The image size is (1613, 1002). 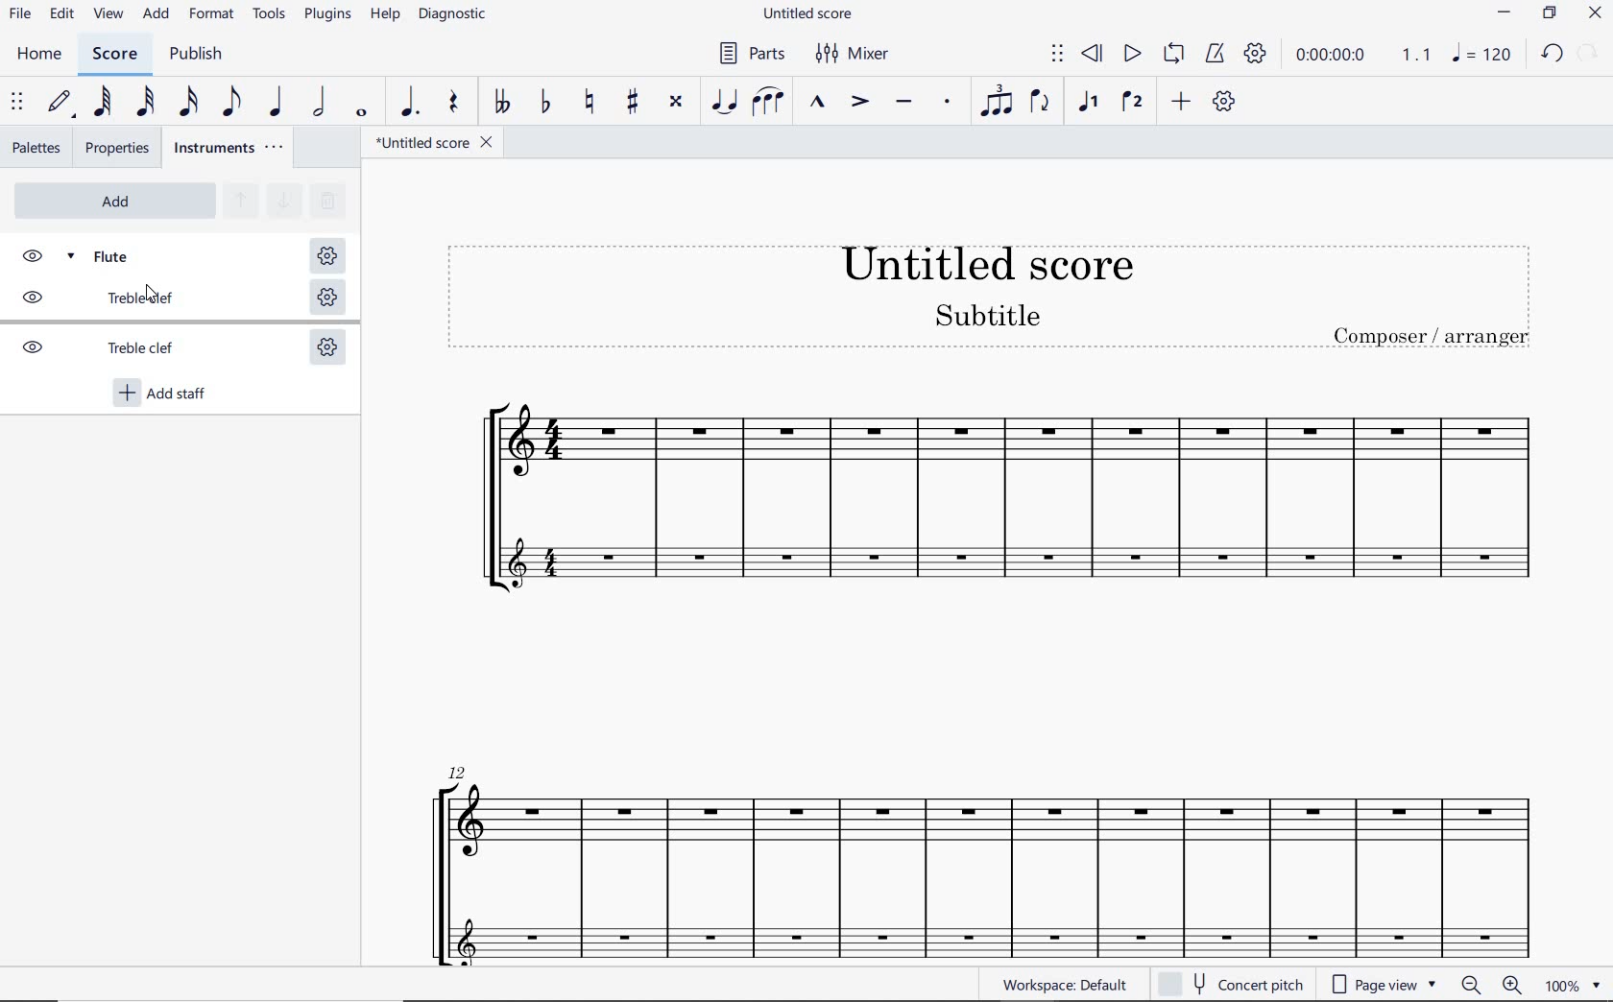 What do you see at coordinates (1172, 58) in the screenshot?
I see `LOOP PLAYBACK` at bounding box center [1172, 58].